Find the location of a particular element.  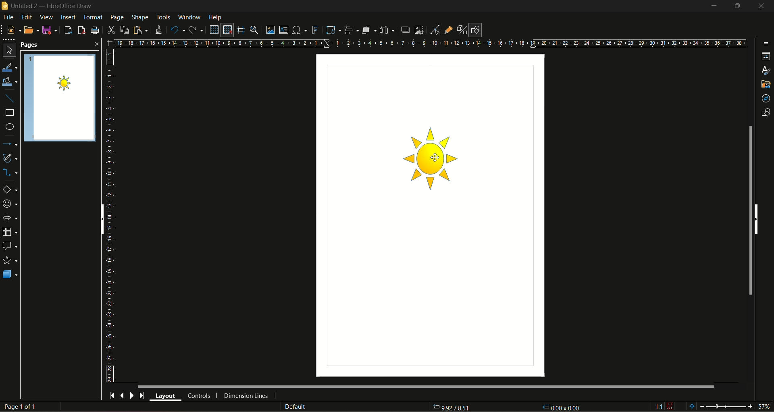

horizontal scroll is located at coordinates (757, 218).